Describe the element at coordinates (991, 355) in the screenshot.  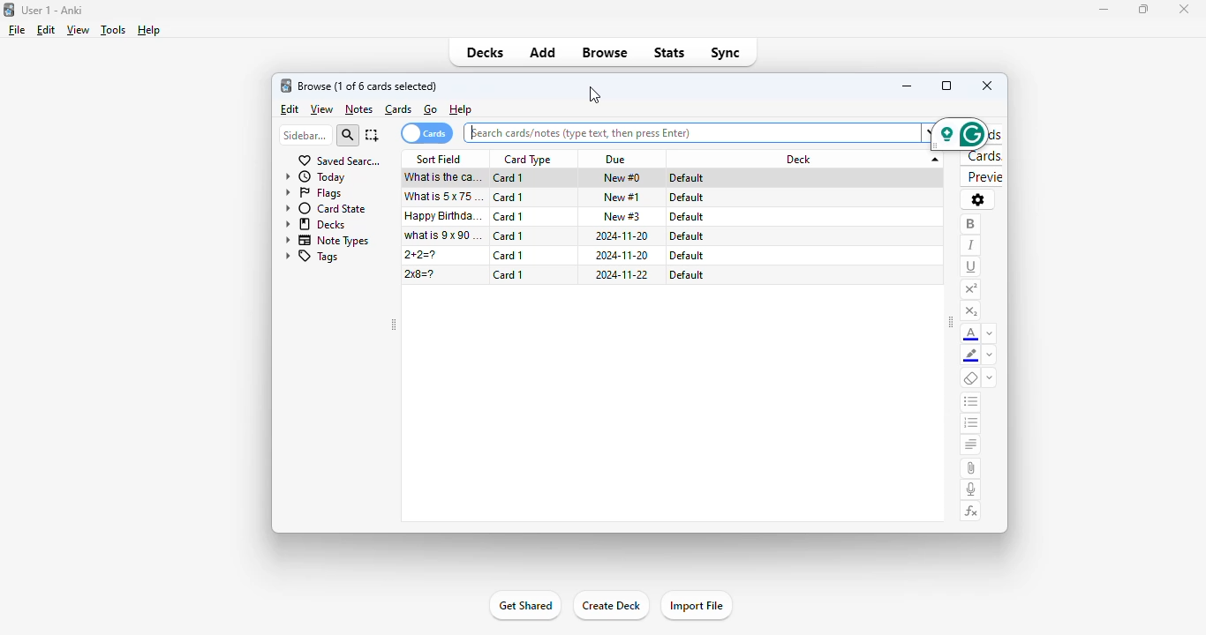
I see `change color` at that location.